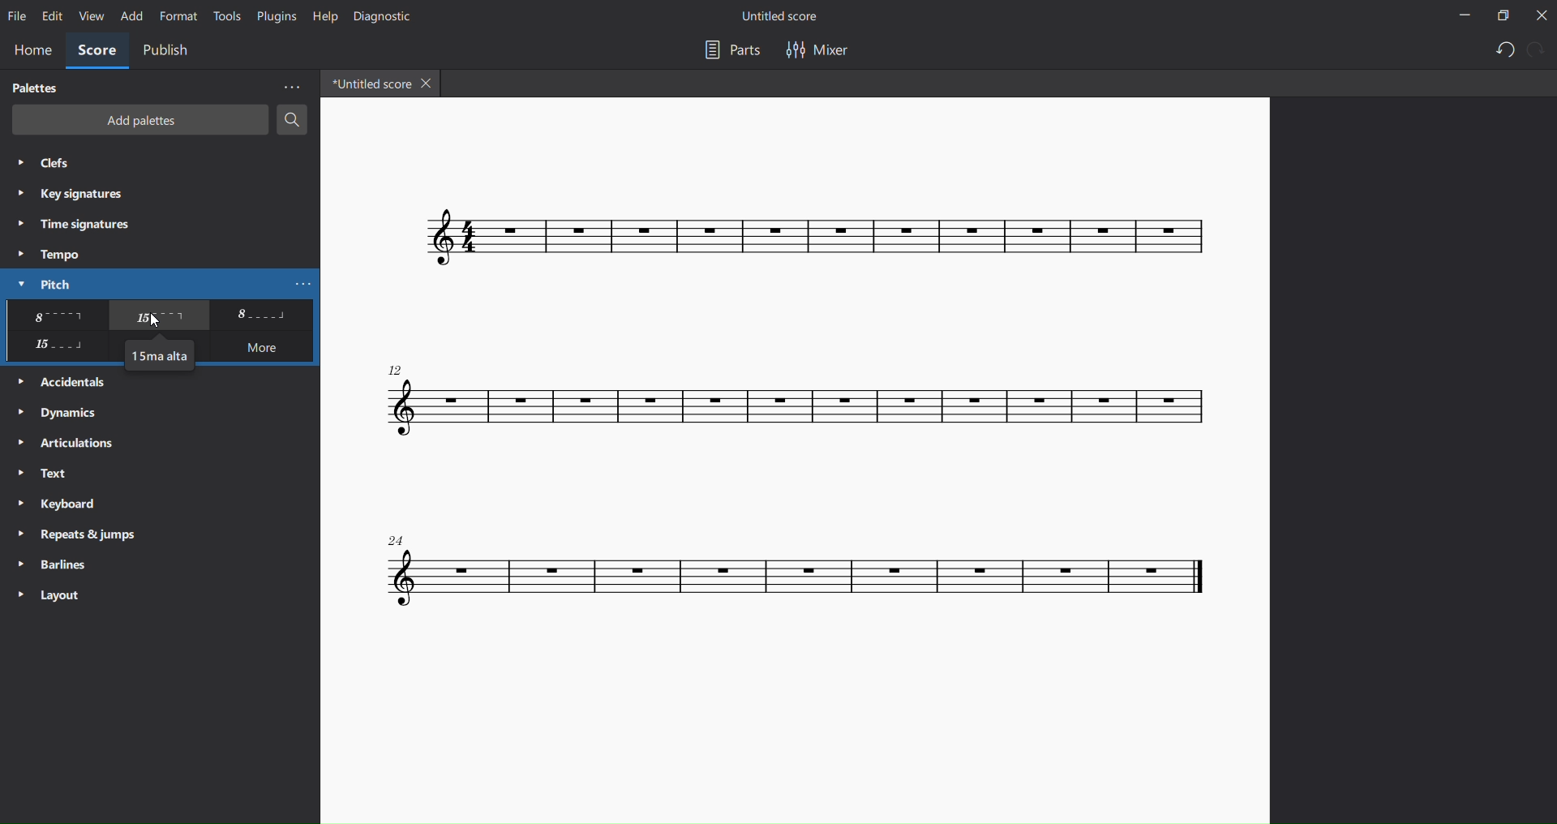 The height and width of the screenshot is (824, 1557). Describe the element at coordinates (49, 474) in the screenshot. I see `text` at that location.